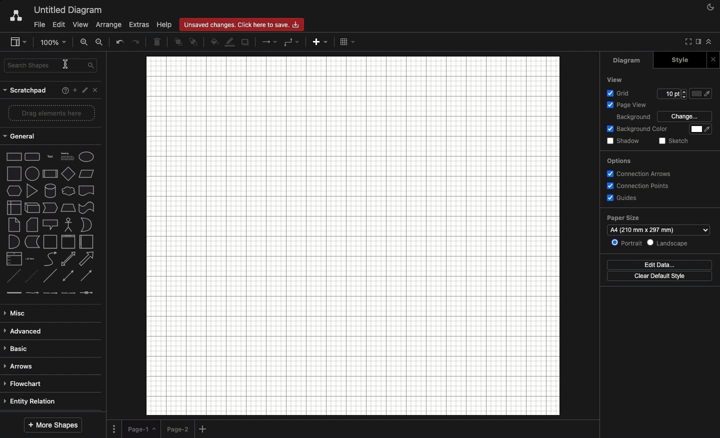  Describe the element at coordinates (52, 425) in the screenshot. I see `More shapes` at that location.